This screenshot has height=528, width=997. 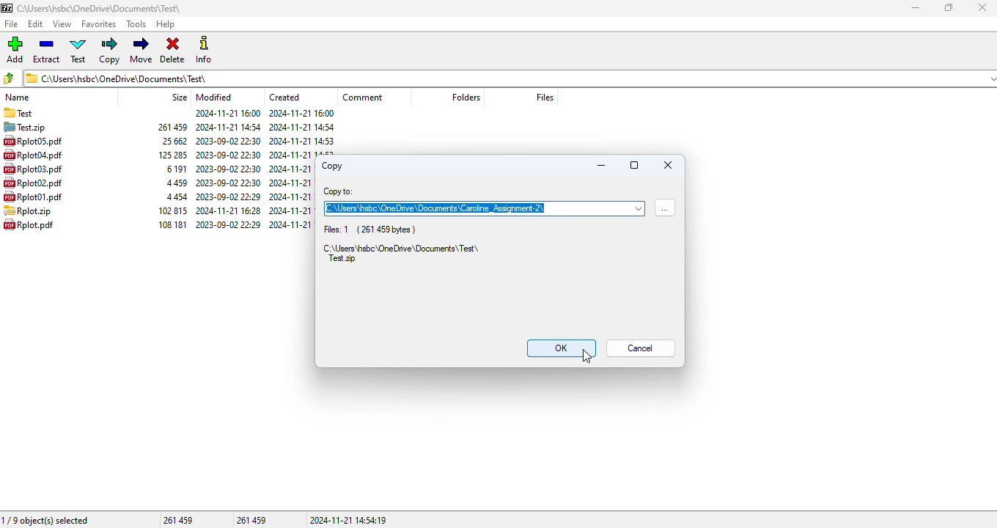 I want to click on maximize, so click(x=947, y=7).